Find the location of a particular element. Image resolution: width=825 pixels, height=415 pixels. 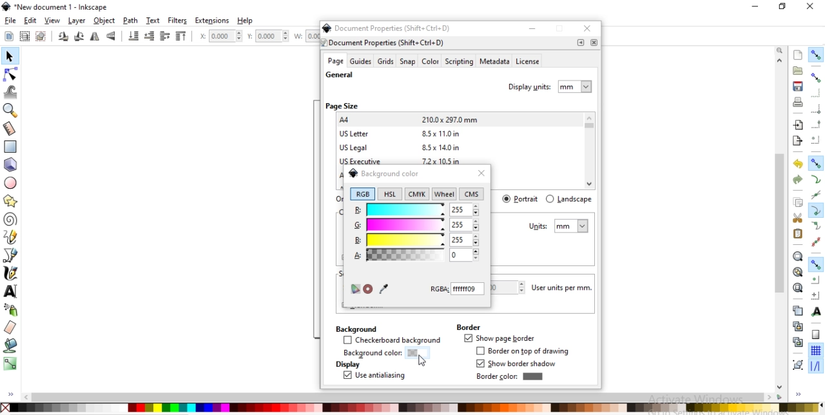

snap to edges of bounding box is located at coordinates (817, 93).